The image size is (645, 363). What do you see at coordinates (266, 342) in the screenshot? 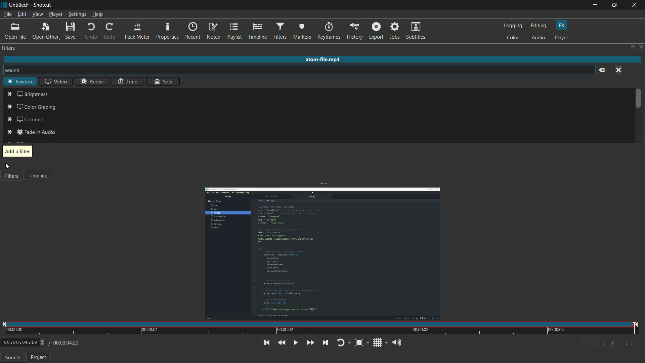
I see `skip to the previous point` at bounding box center [266, 342].